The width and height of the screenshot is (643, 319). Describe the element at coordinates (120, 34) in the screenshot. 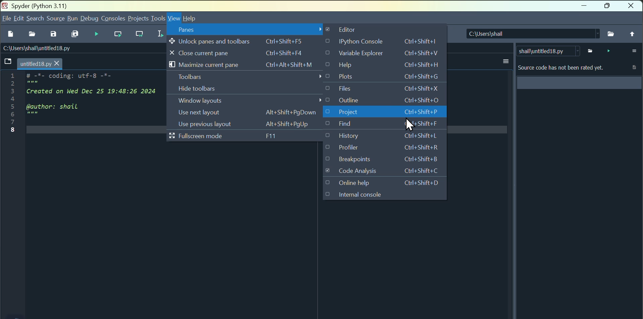

I see `Run Current cell` at that location.